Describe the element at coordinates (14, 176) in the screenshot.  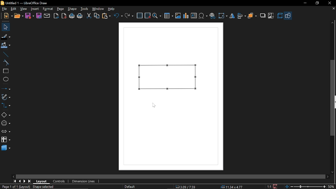
I see `Move left` at that location.